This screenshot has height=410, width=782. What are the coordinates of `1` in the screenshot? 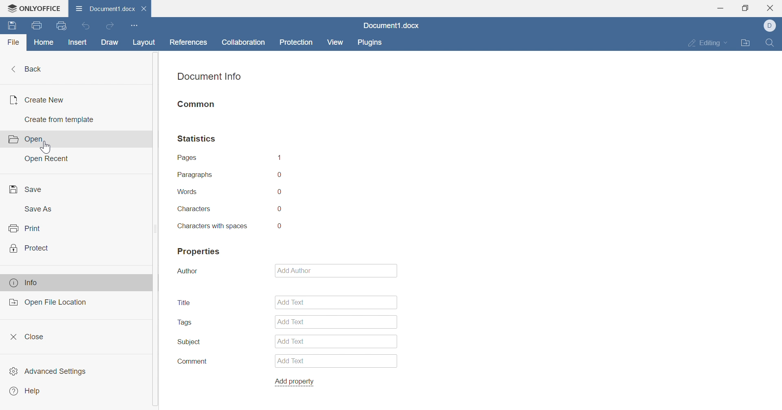 It's located at (281, 157).